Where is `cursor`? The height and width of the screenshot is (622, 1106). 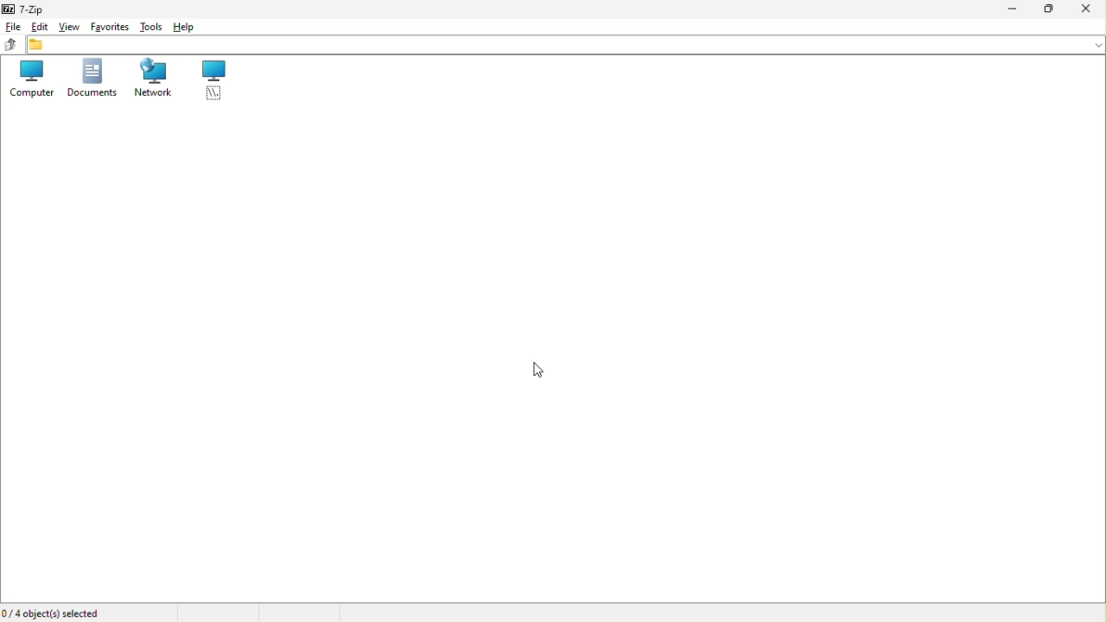 cursor is located at coordinates (535, 368).